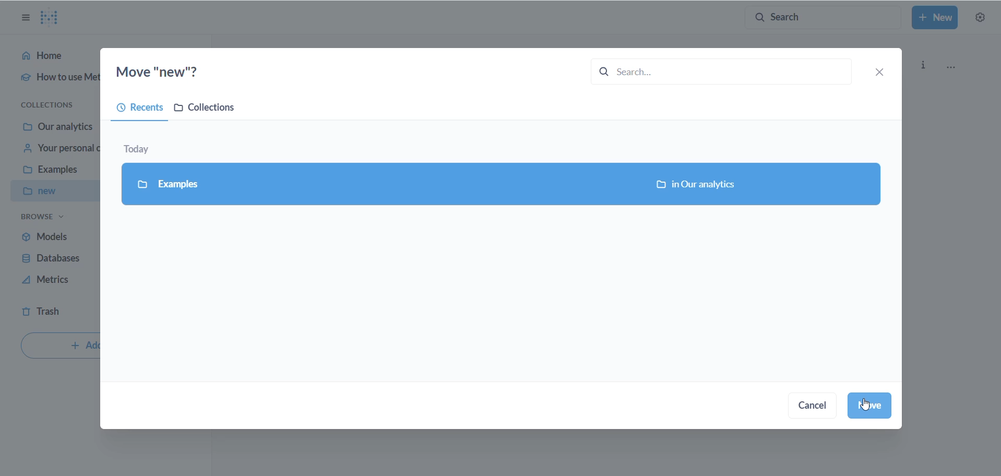  Describe the element at coordinates (52, 236) in the screenshot. I see `models` at that location.